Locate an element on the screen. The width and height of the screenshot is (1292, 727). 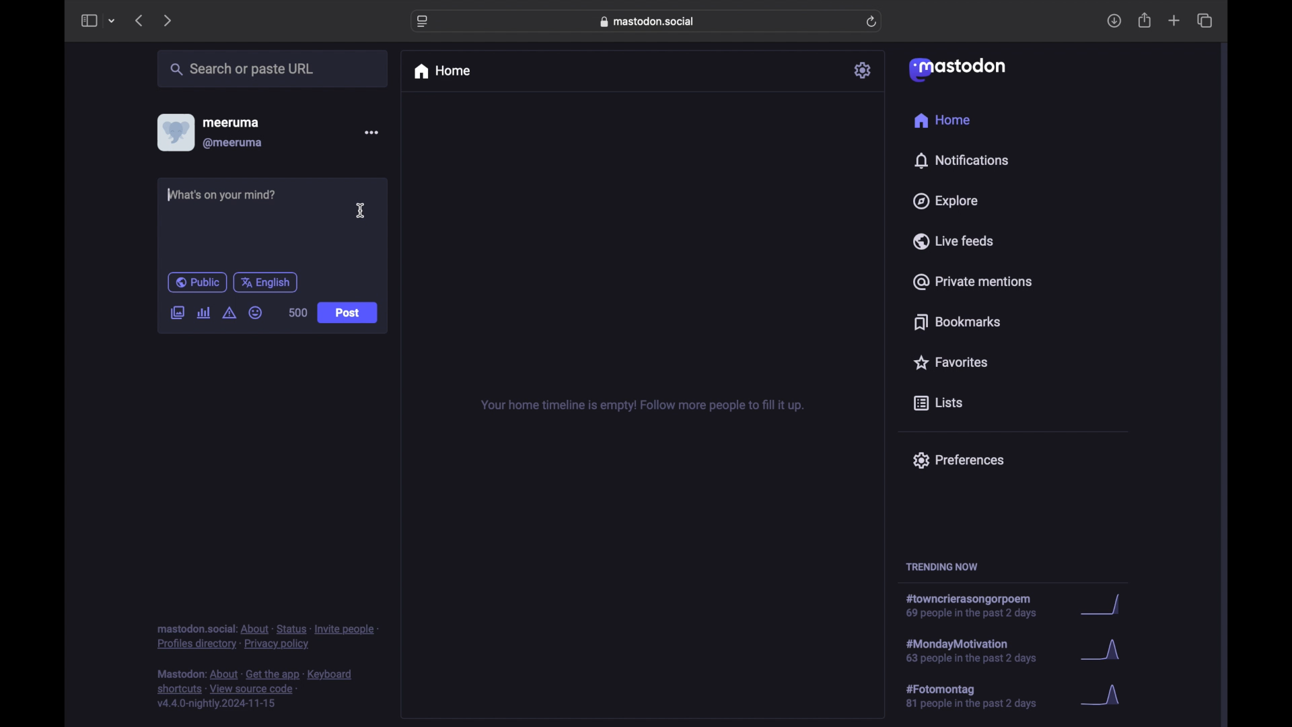
show tab overview is located at coordinates (1205, 21).